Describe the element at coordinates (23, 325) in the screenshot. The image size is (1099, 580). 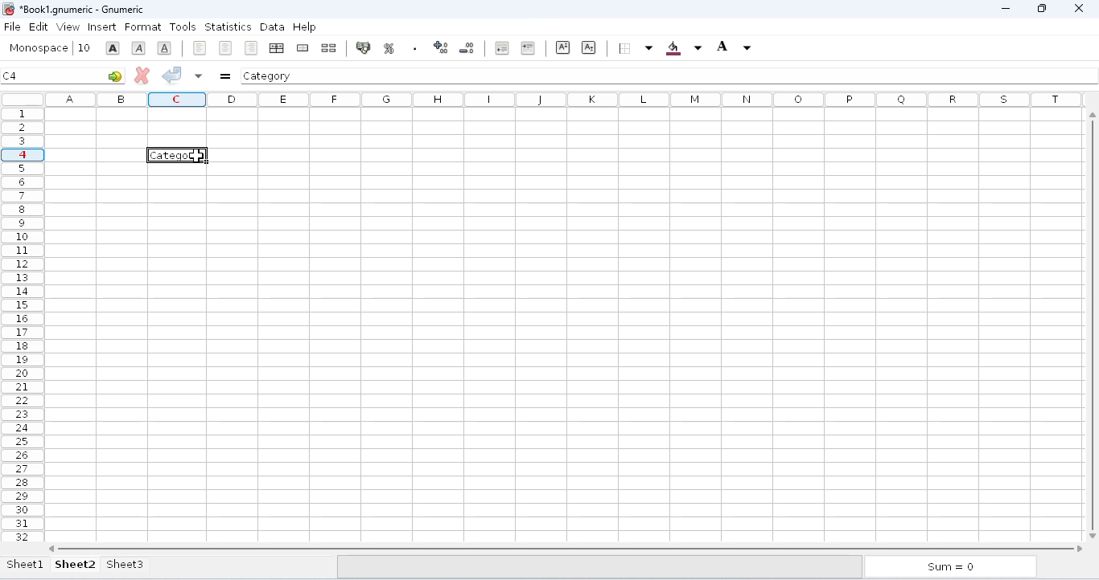
I see `rows` at that location.